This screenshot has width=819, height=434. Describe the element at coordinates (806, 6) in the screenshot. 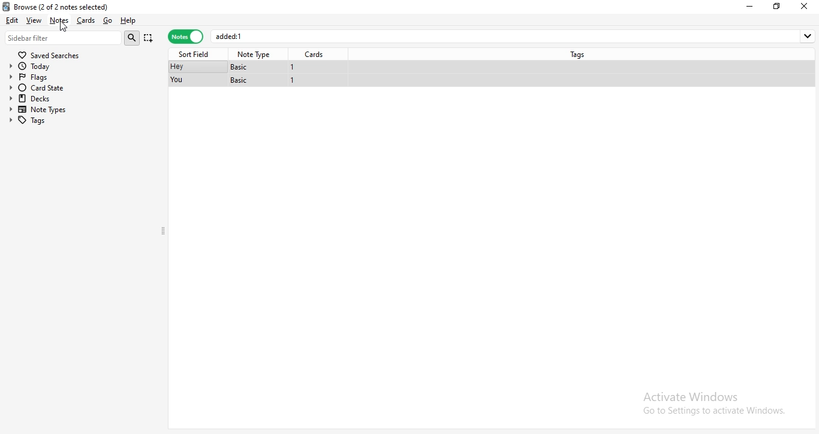

I see `close` at that location.